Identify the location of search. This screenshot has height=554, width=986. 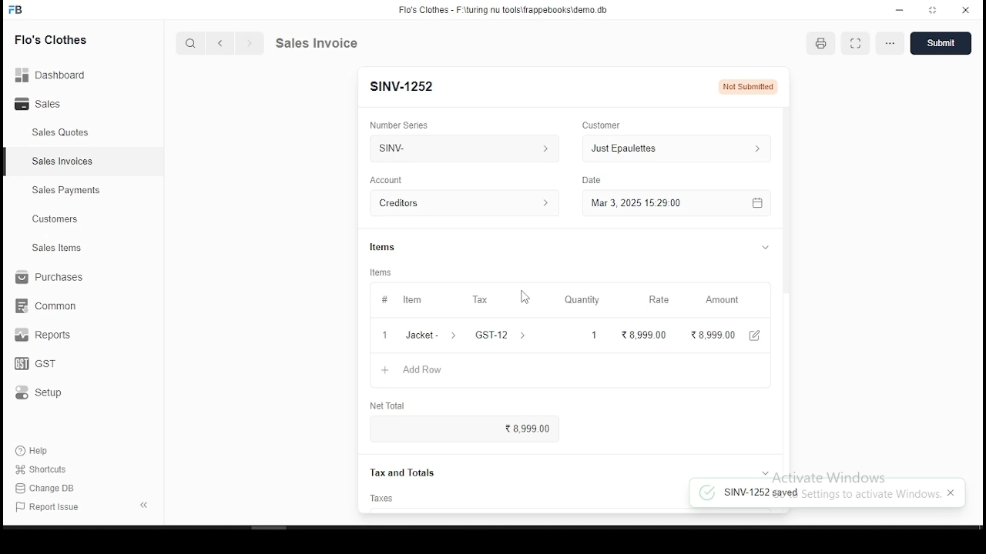
(190, 42).